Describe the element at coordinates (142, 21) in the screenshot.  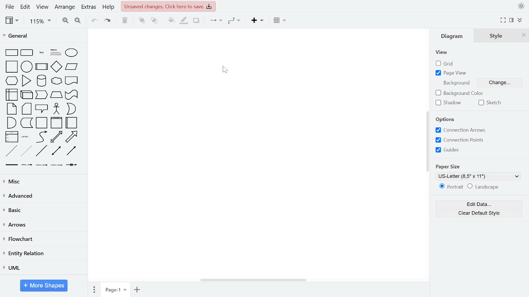
I see `to front` at that location.